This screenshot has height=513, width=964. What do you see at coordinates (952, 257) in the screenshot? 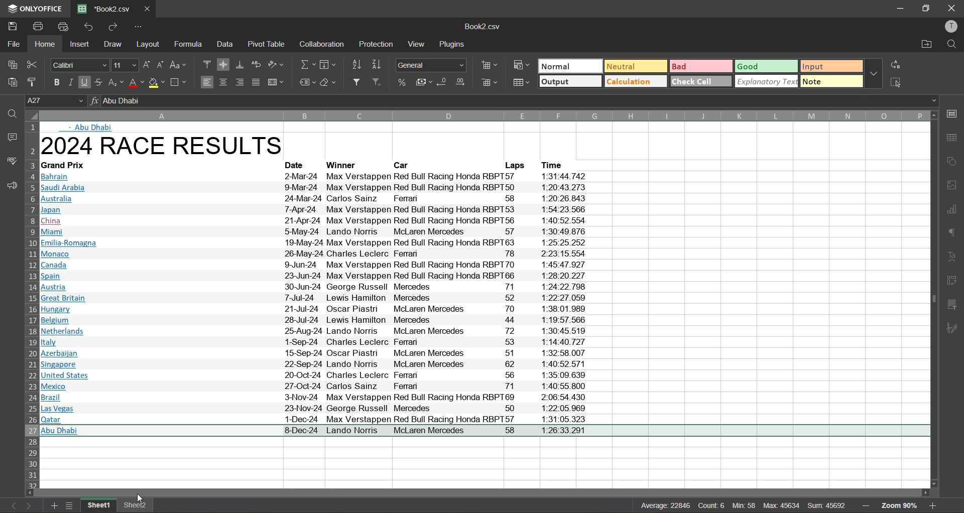
I see `text` at bounding box center [952, 257].